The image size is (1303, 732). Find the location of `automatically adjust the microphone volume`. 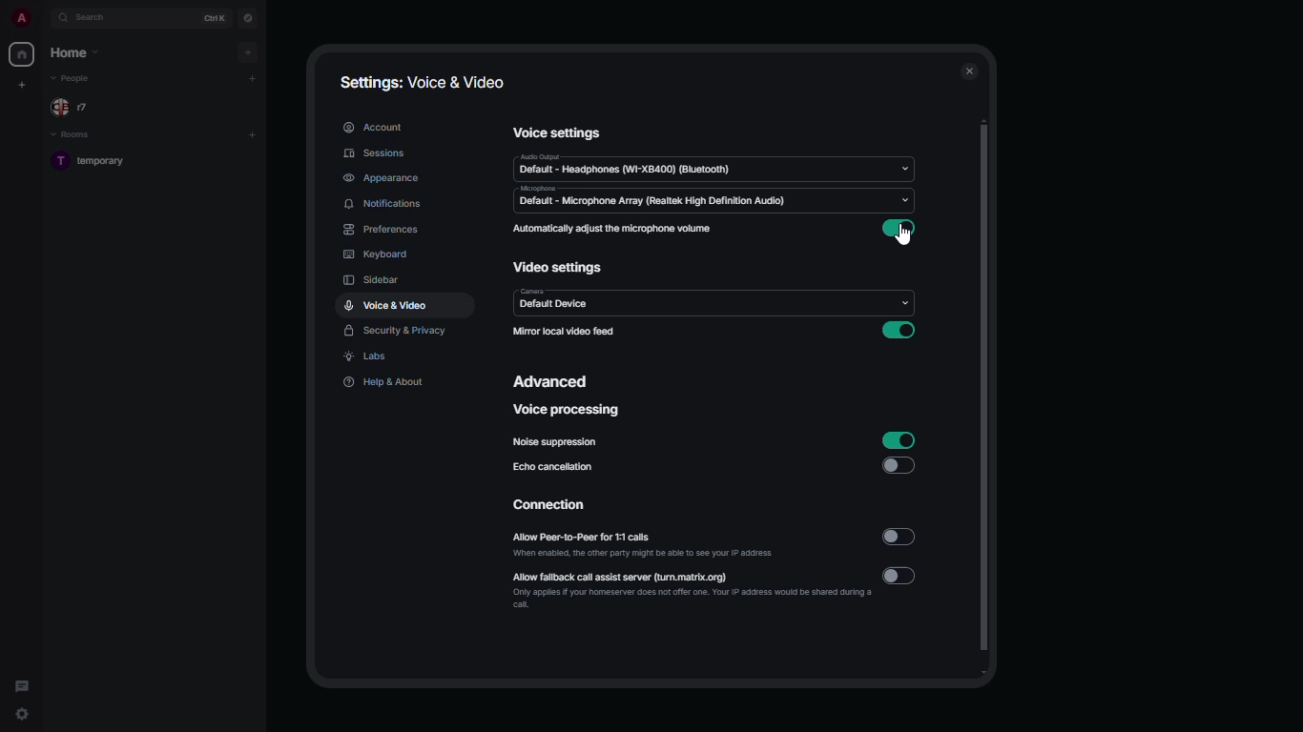

automatically adjust the microphone volume is located at coordinates (616, 228).